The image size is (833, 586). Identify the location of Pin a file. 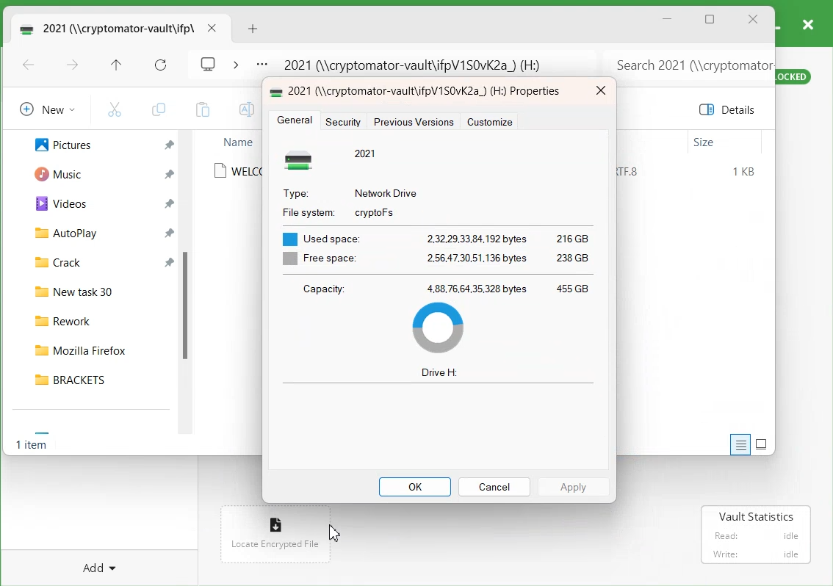
(170, 145).